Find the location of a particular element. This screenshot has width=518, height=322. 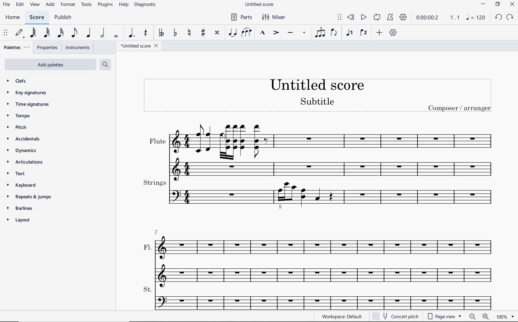

close is located at coordinates (512, 4).